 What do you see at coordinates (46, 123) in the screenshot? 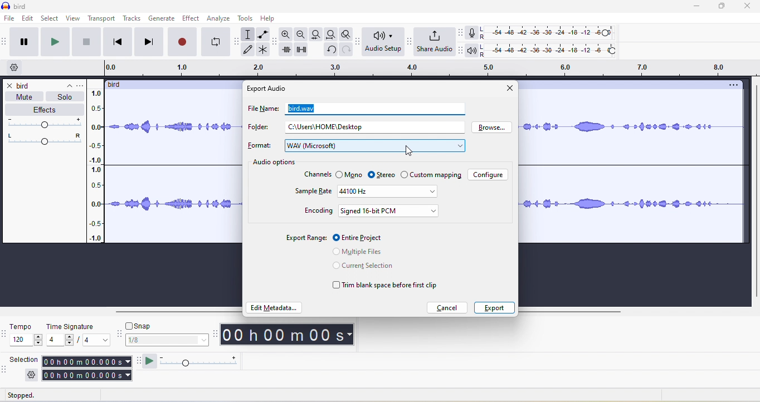
I see `volume` at bounding box center [46, 123].